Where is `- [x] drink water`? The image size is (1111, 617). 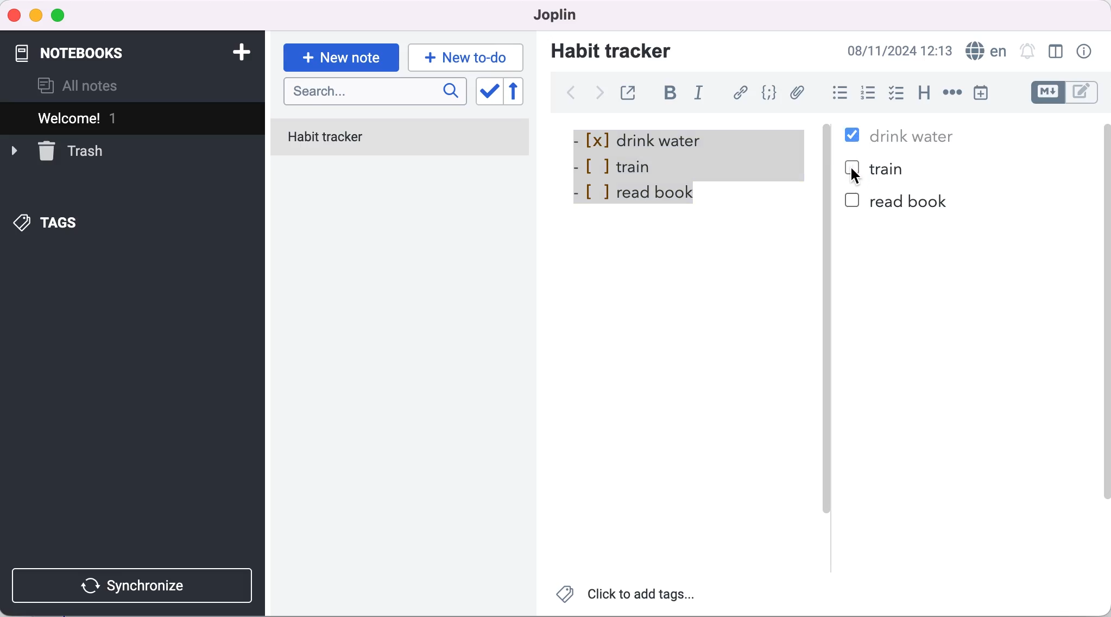 - [x] drink water is located at coordinates (650, 138).